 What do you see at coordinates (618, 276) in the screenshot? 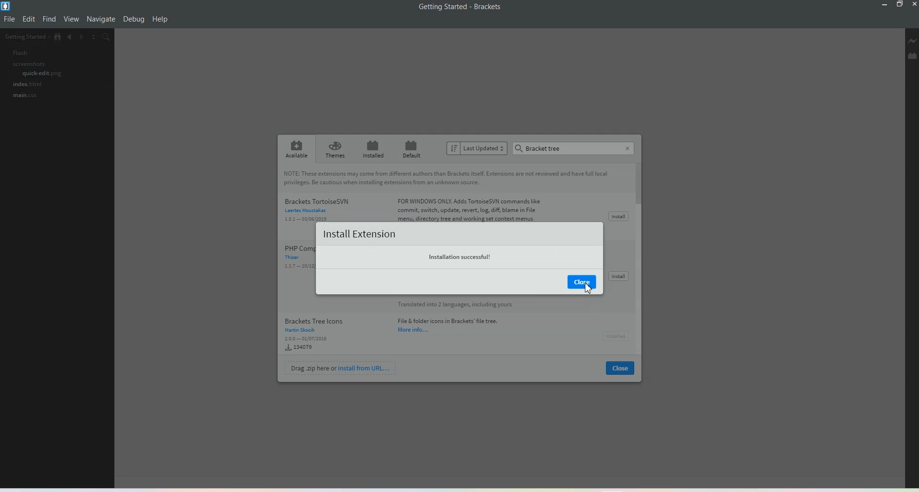
I see `Install` at bounding box center [618, 276].